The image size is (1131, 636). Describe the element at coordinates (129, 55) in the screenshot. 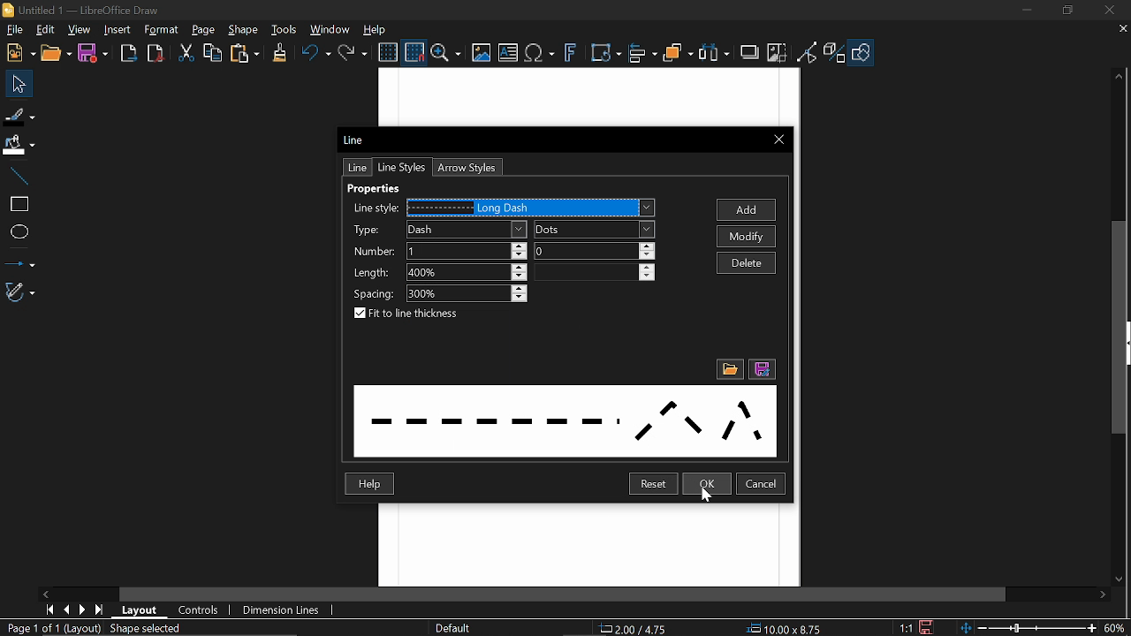

I see `Export` at that location.